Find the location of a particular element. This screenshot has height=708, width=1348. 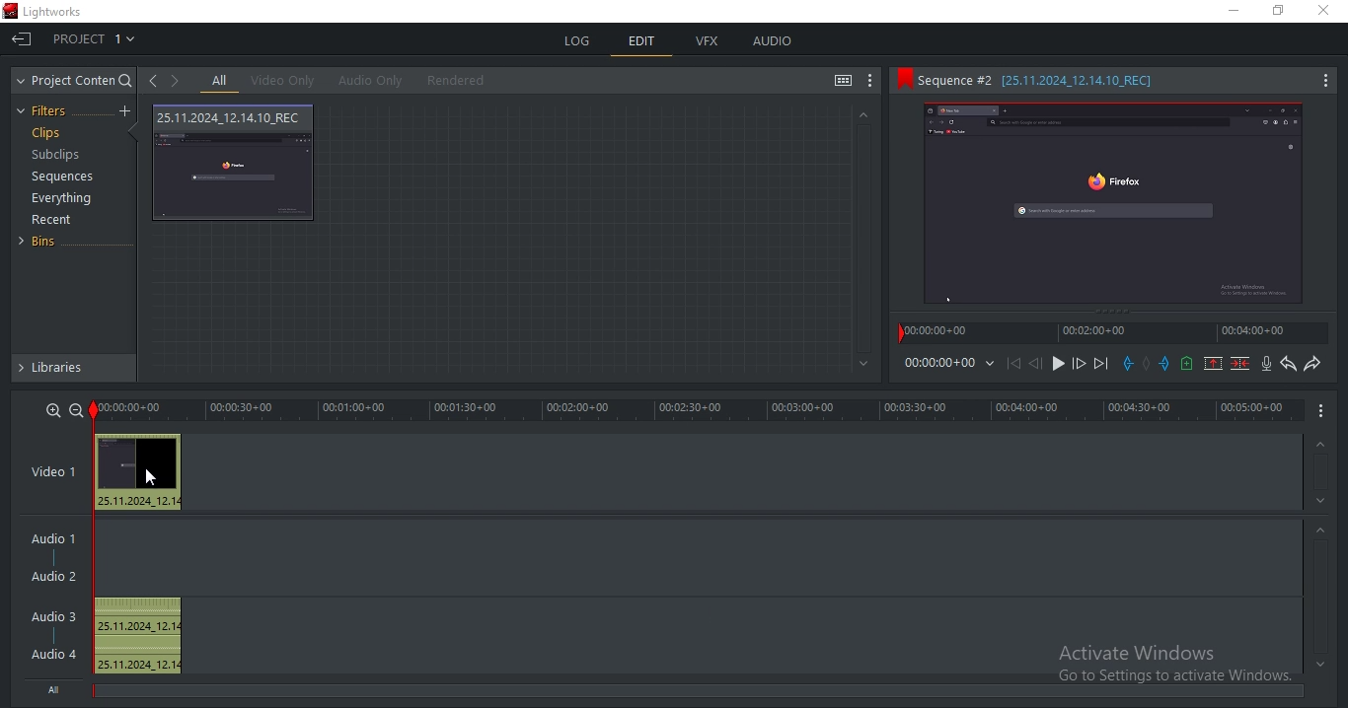

record audio is located at coordinates (1265, 365).